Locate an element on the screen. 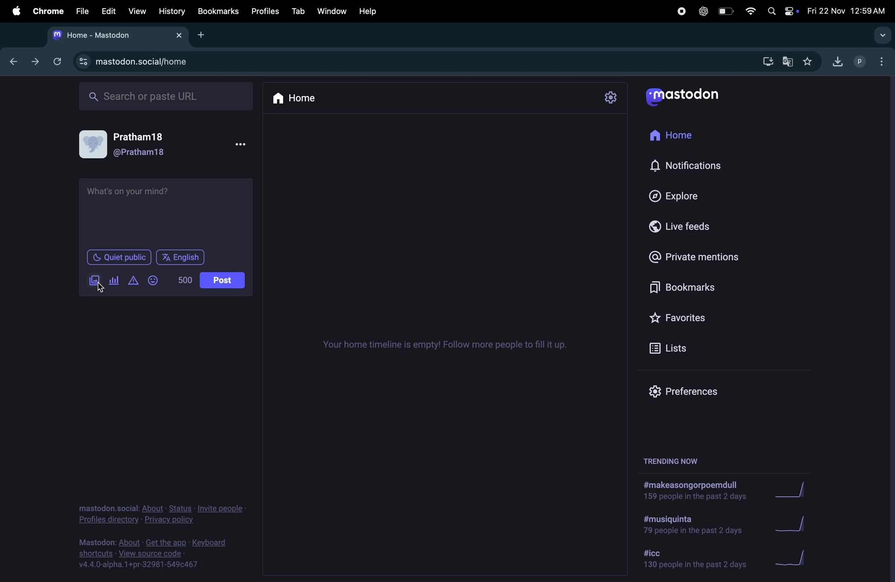  profile is located at coordinates (856, 62).